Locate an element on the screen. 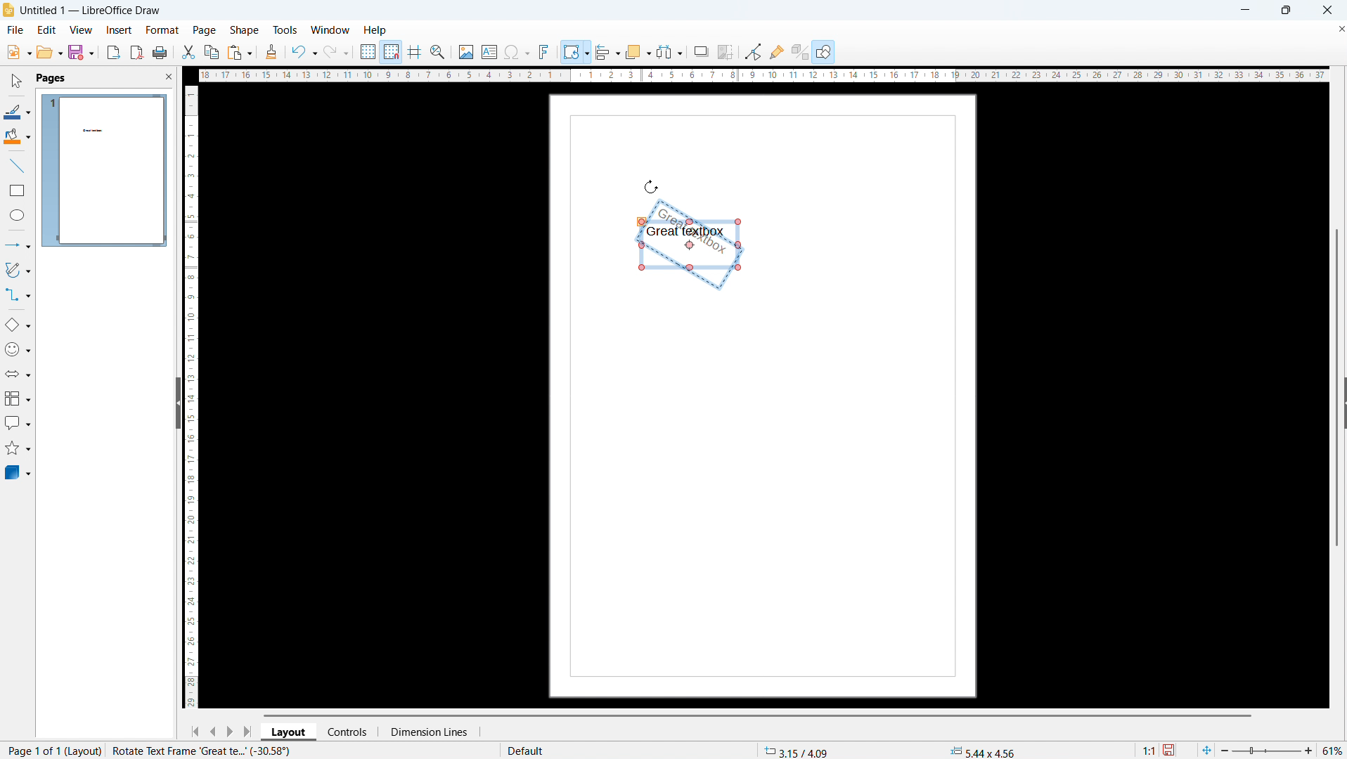 The width and height of the screenshot is (1347, 759). stars and banners is located at coordinates (18, 448).